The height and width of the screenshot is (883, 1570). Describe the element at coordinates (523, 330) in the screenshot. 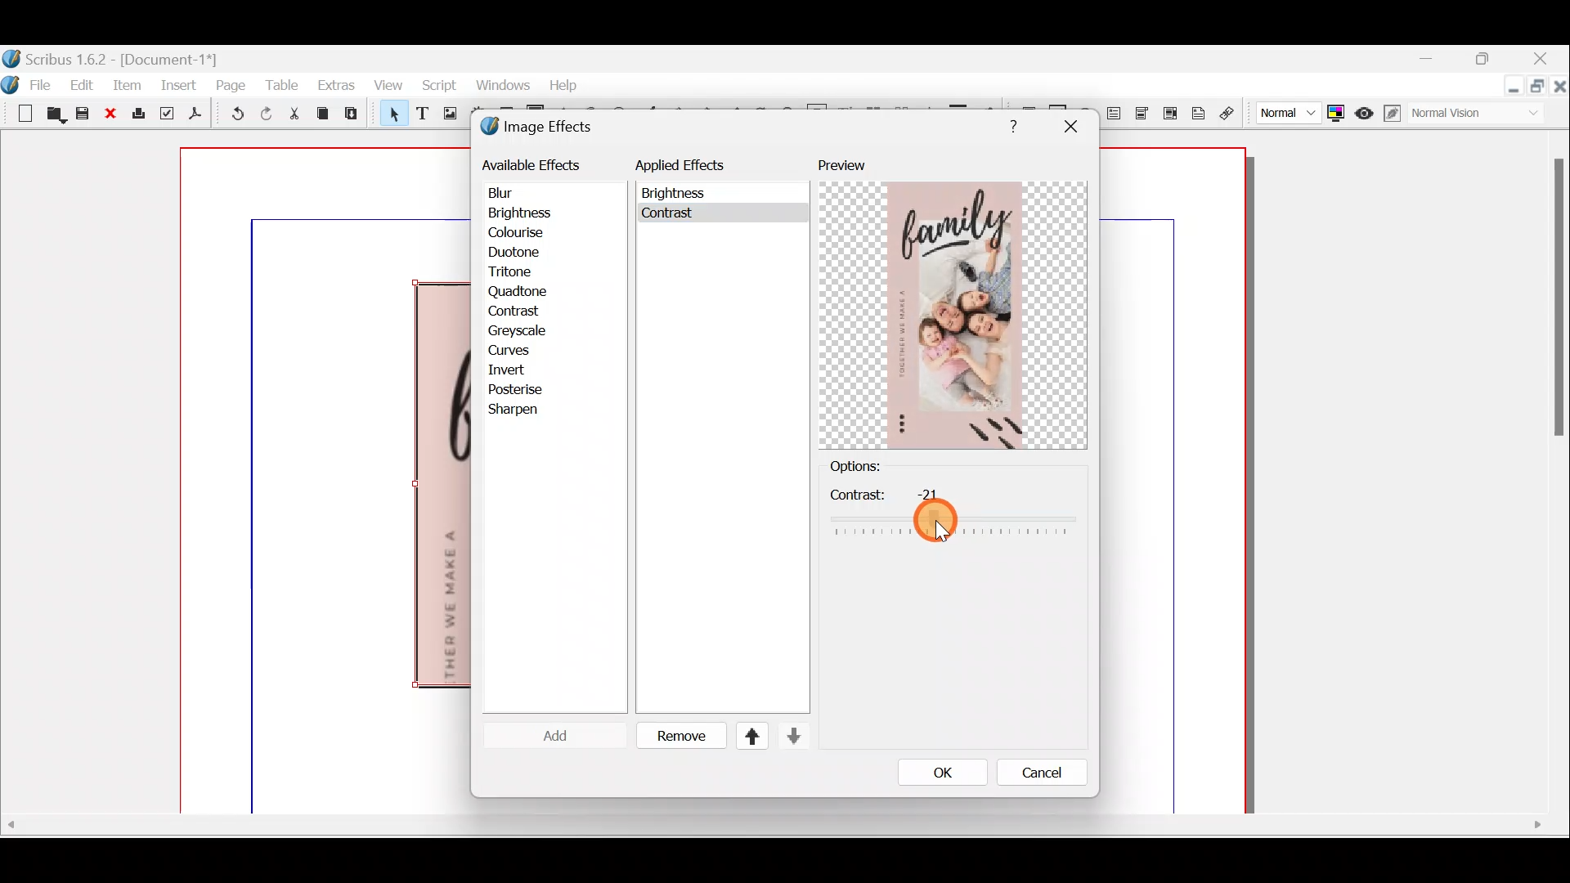

I see `Greyscale` at that location.